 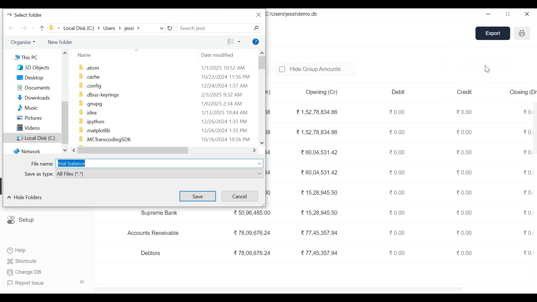 What do you see at coordinates (28, 150) in the screenshot?
I see `Network` at bounding box center [28, 150].